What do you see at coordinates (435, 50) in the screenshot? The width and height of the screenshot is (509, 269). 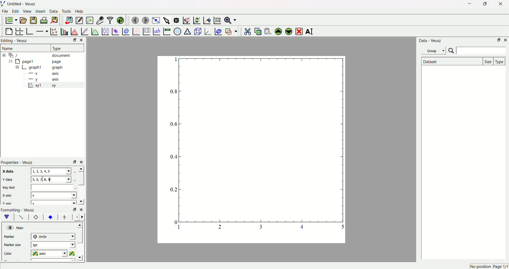 I see `Group` at bounding box center [435, 50].